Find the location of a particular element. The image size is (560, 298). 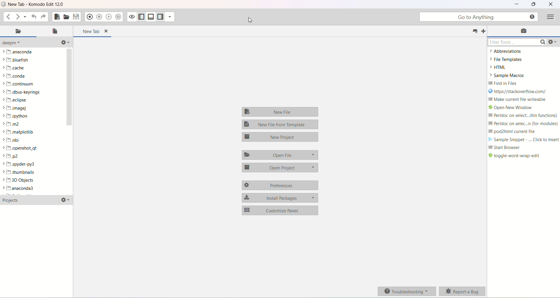

sample snippet is located at coordinates (524, 140).